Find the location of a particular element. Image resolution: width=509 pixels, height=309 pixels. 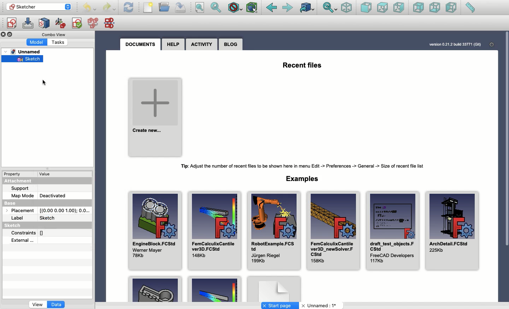

Right click (pointer) is located at coordinates (44, 83).